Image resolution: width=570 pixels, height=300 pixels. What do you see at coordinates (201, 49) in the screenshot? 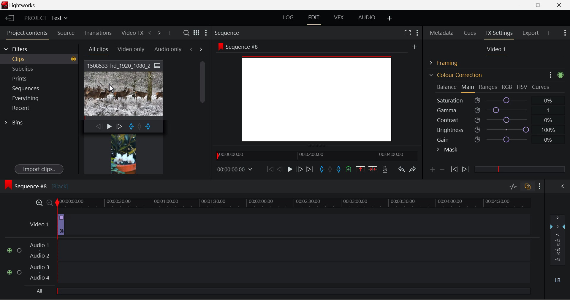
I see `Next Tab` at bounding box center [201, 49].